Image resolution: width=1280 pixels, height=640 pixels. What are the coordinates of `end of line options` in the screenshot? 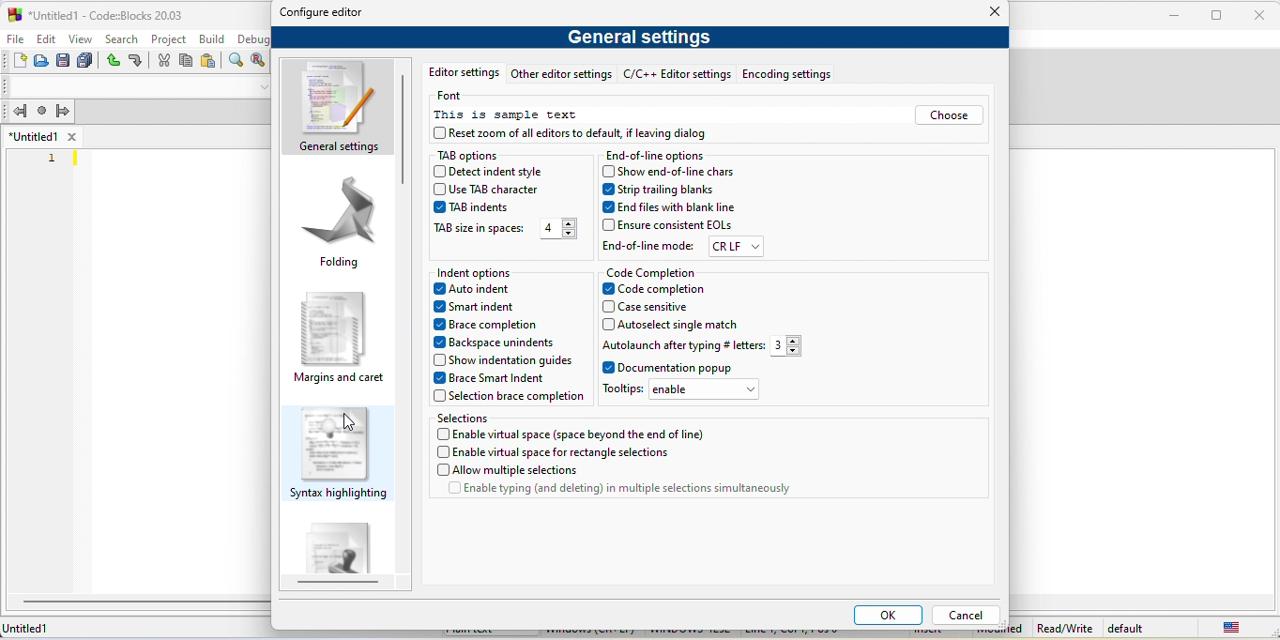 It's located at (660, 155).